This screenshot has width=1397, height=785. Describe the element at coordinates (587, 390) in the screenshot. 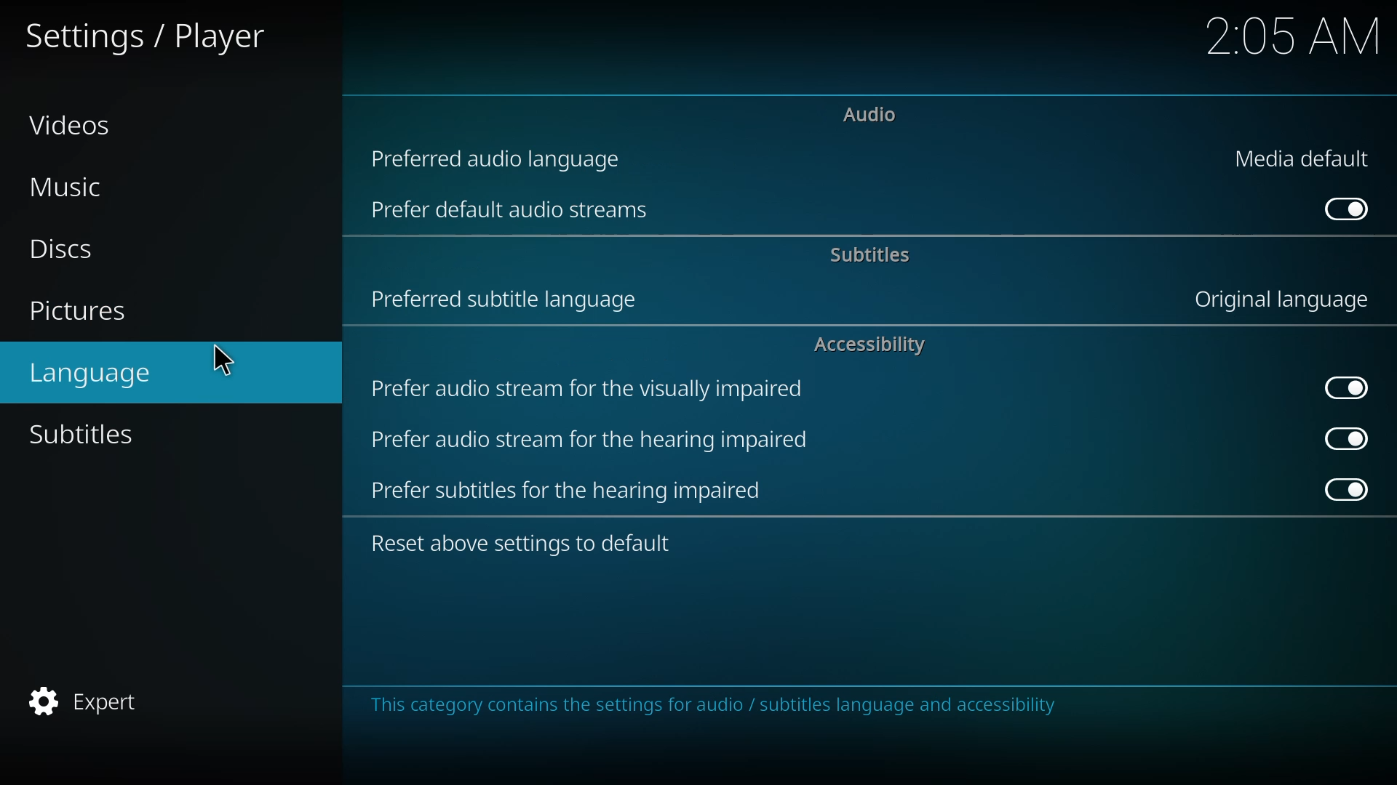

I see `prefer audio stream for visually impaired` at that location.